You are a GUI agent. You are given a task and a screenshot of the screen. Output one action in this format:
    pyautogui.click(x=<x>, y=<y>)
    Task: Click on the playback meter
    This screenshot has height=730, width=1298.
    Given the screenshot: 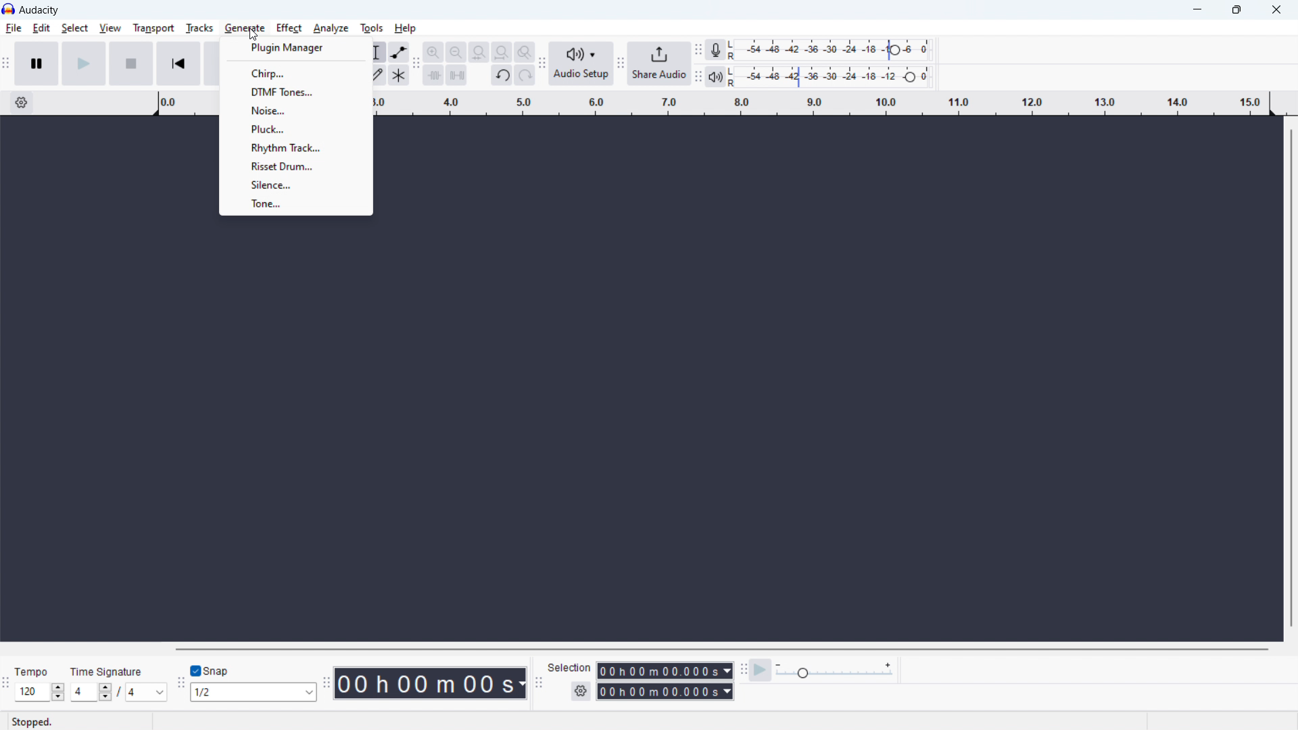 What is the action you would take?
    pyautogui.click(x=835, y=77)
    